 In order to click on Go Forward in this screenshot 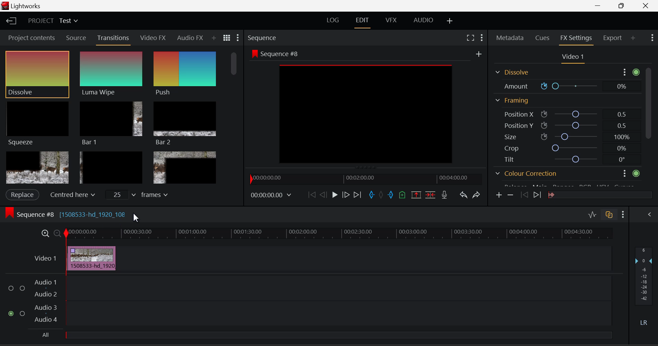, I will do `click(345, 196)`.